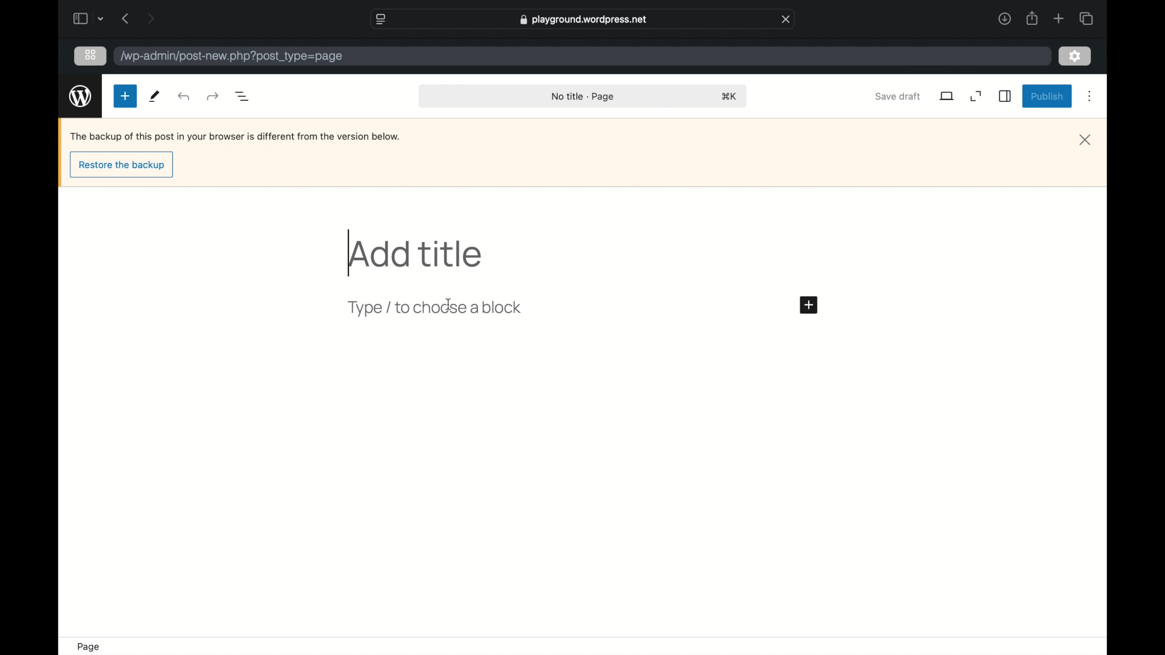  What do you see at coordinates (1047, 97) in the screenshot?
I see `publish` at bounding box center [1047, 97].